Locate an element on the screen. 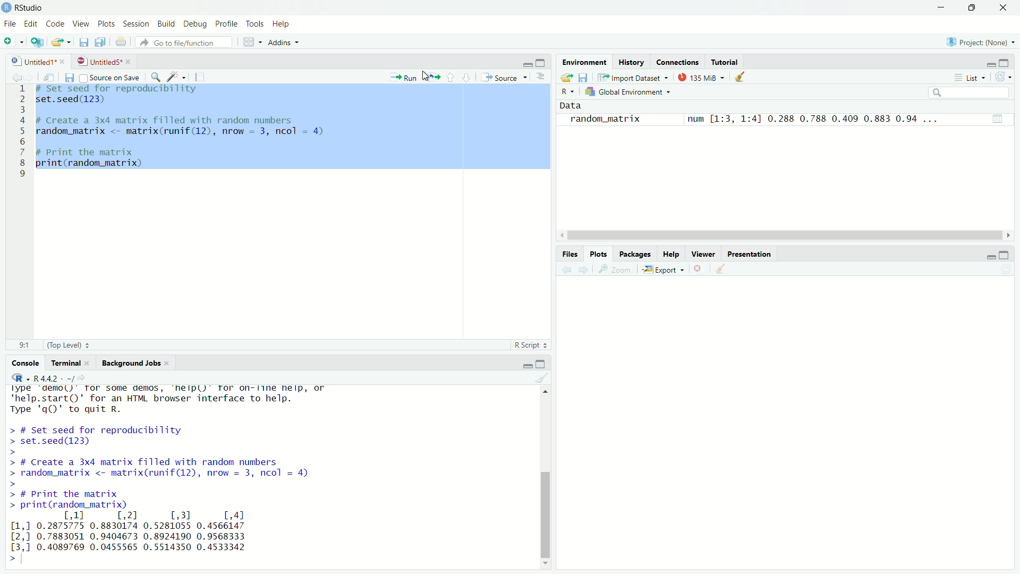 The height and width of the screenshot is (574, 1020). Untitled1* * is located at coordinates (37, 60).